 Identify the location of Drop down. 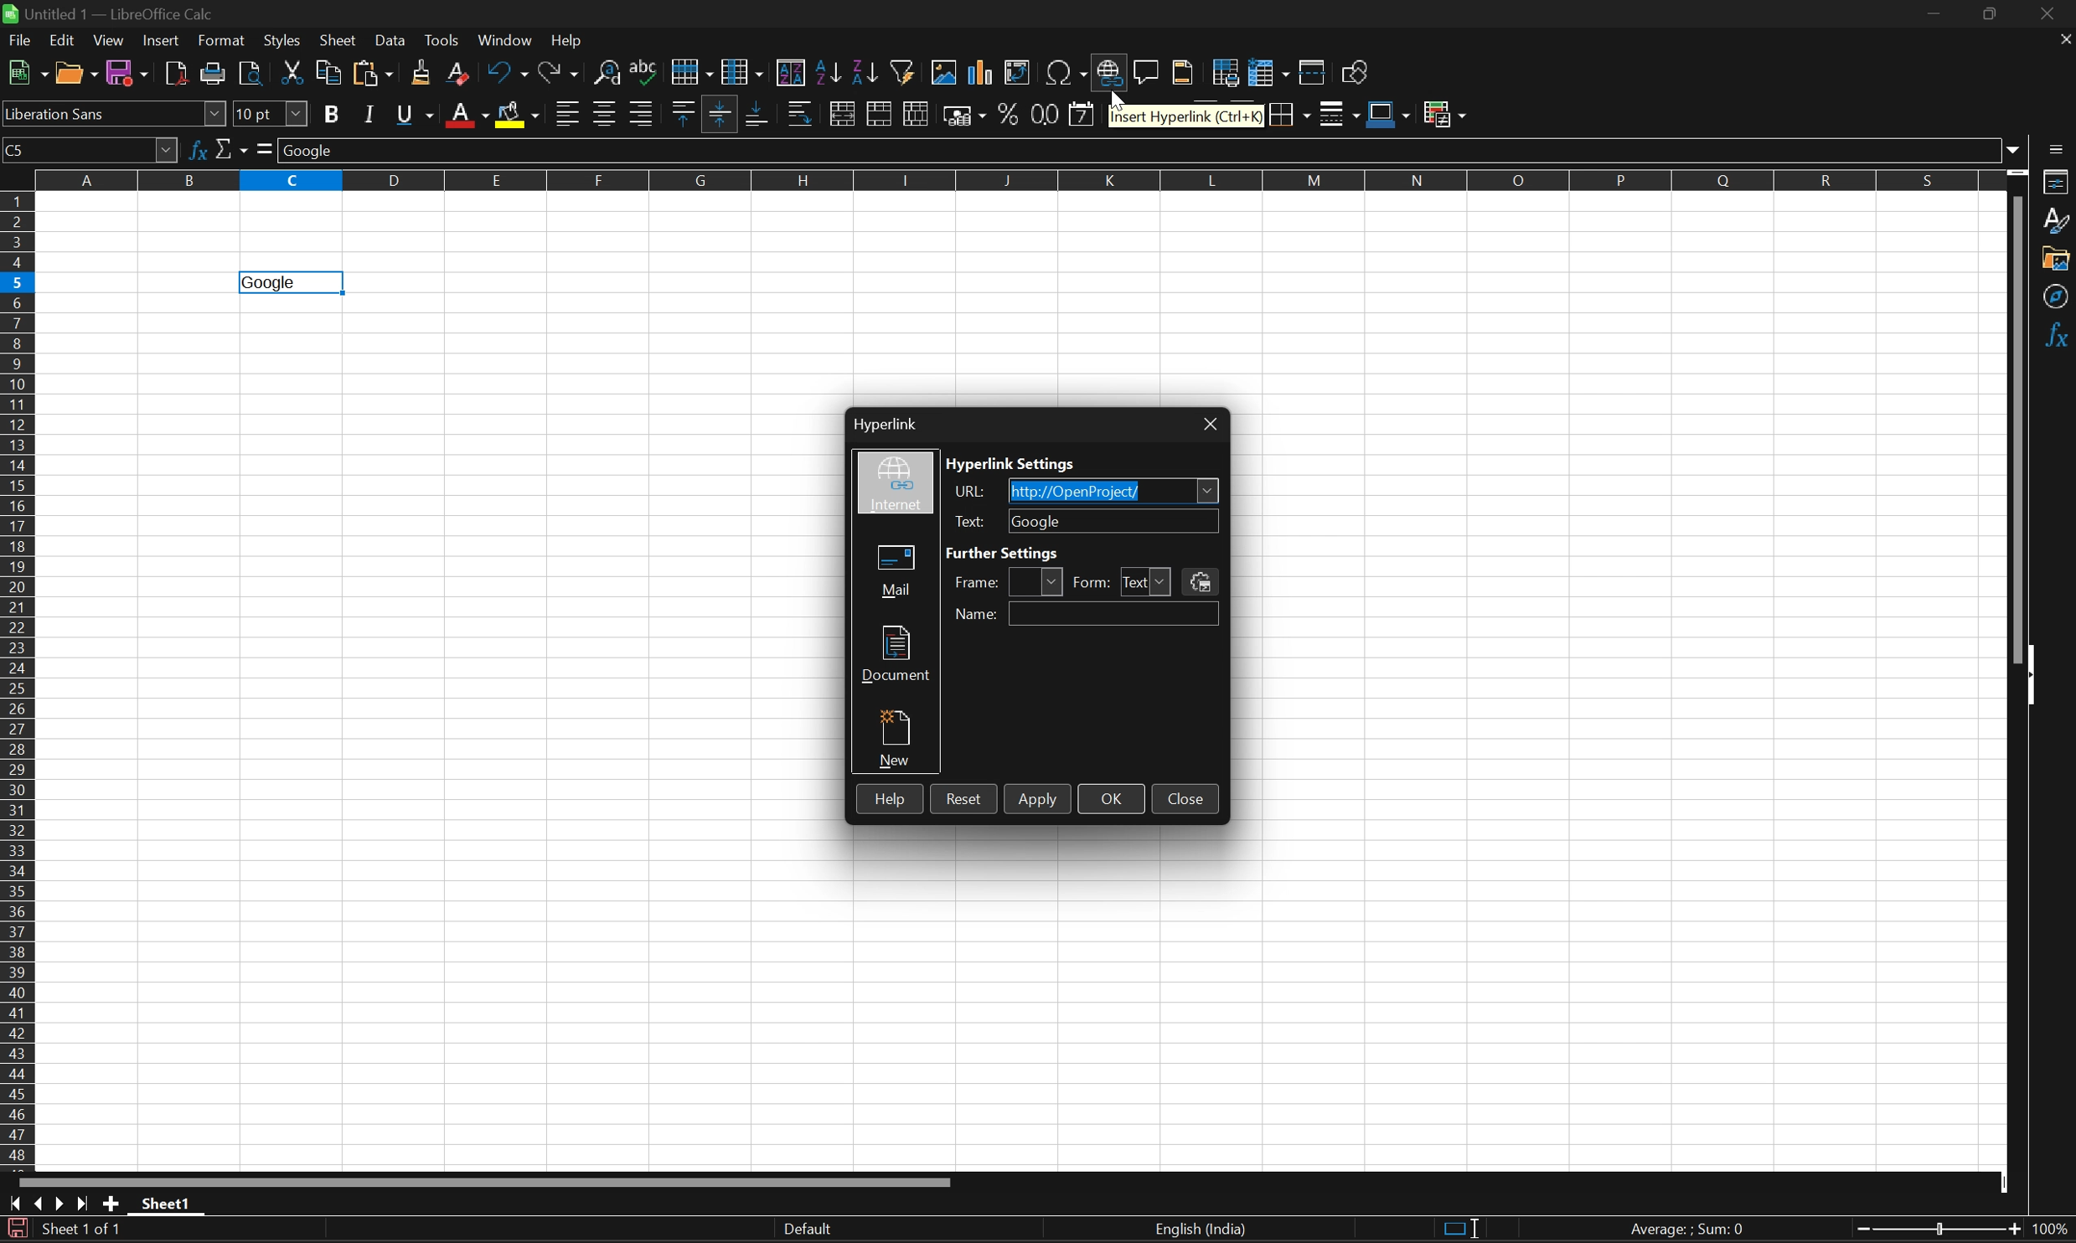
(1056, 581).